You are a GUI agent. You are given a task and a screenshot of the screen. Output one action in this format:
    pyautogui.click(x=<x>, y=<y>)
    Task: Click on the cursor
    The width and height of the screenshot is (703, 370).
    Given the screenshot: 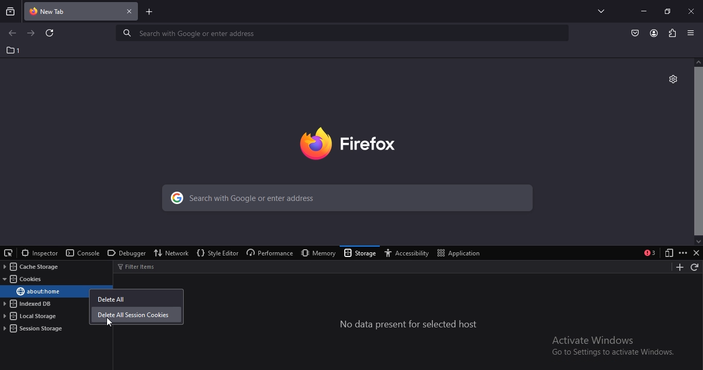 What is the action you would take?
    pyautogui.click(x=110, y=323)
    